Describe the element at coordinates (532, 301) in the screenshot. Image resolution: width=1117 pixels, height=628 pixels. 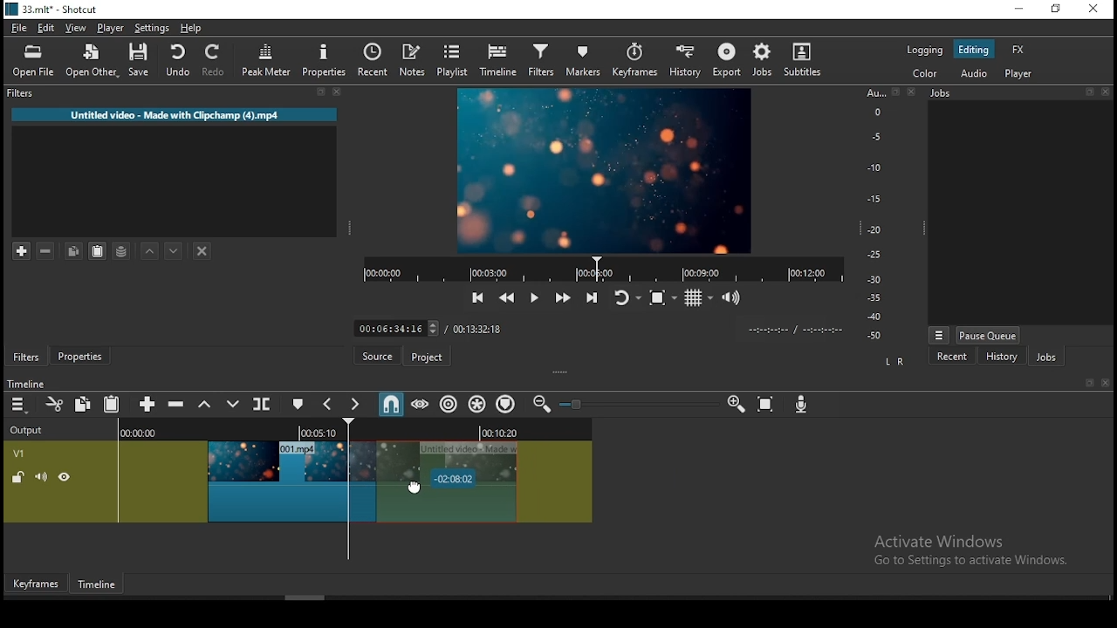
I see `play/pause` at that location.